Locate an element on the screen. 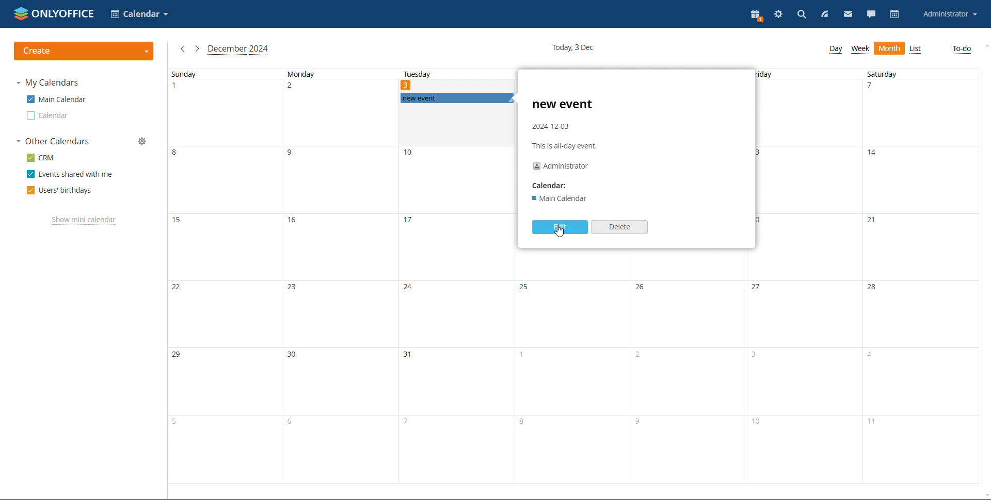 The width and height of the screenshot is (991, 500). search is located at coordinates (801, 15).